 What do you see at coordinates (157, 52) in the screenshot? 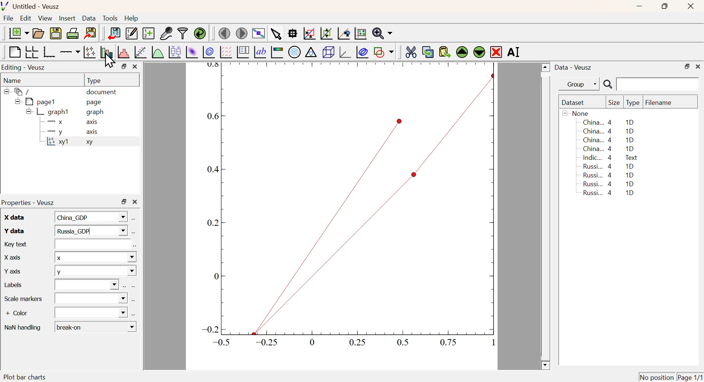
I see `Plot a function` at bounding box center [157, 52].